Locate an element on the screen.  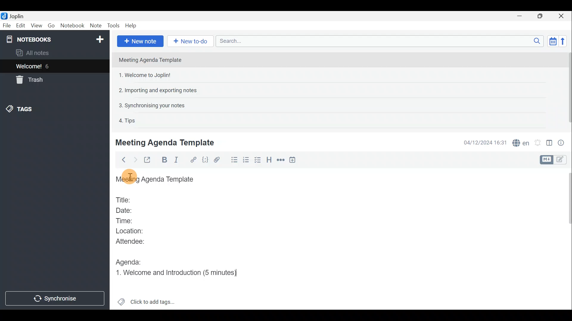
Help is located at coordinates (132, 26).